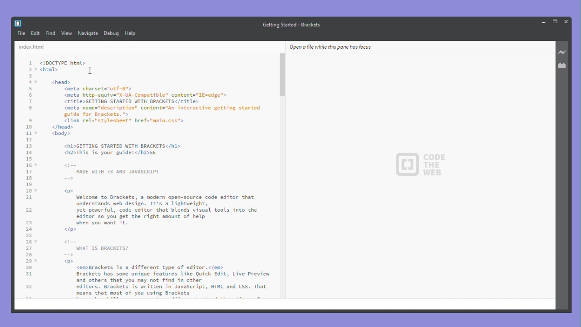 This screenshot has width=581, height=327. Describe the element at coordinates (29, 223) in the screenshot. I see `23` at that location.